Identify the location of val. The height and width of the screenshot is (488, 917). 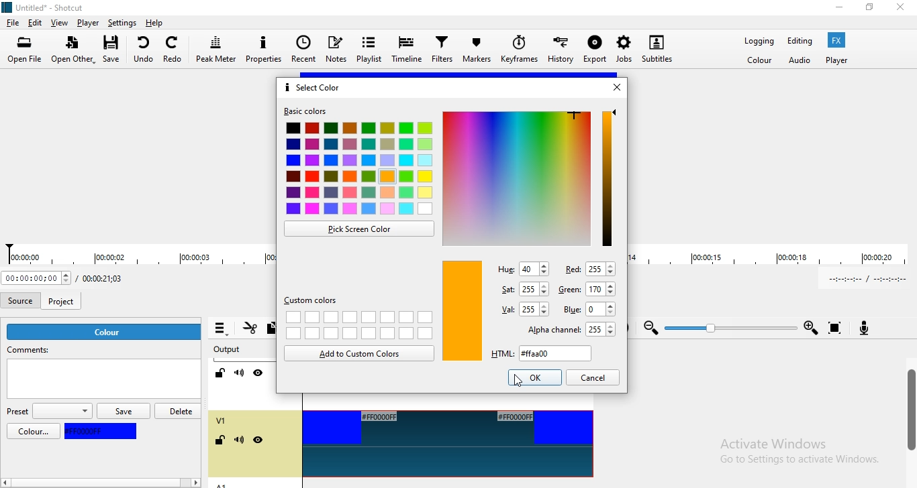
(523, 309).